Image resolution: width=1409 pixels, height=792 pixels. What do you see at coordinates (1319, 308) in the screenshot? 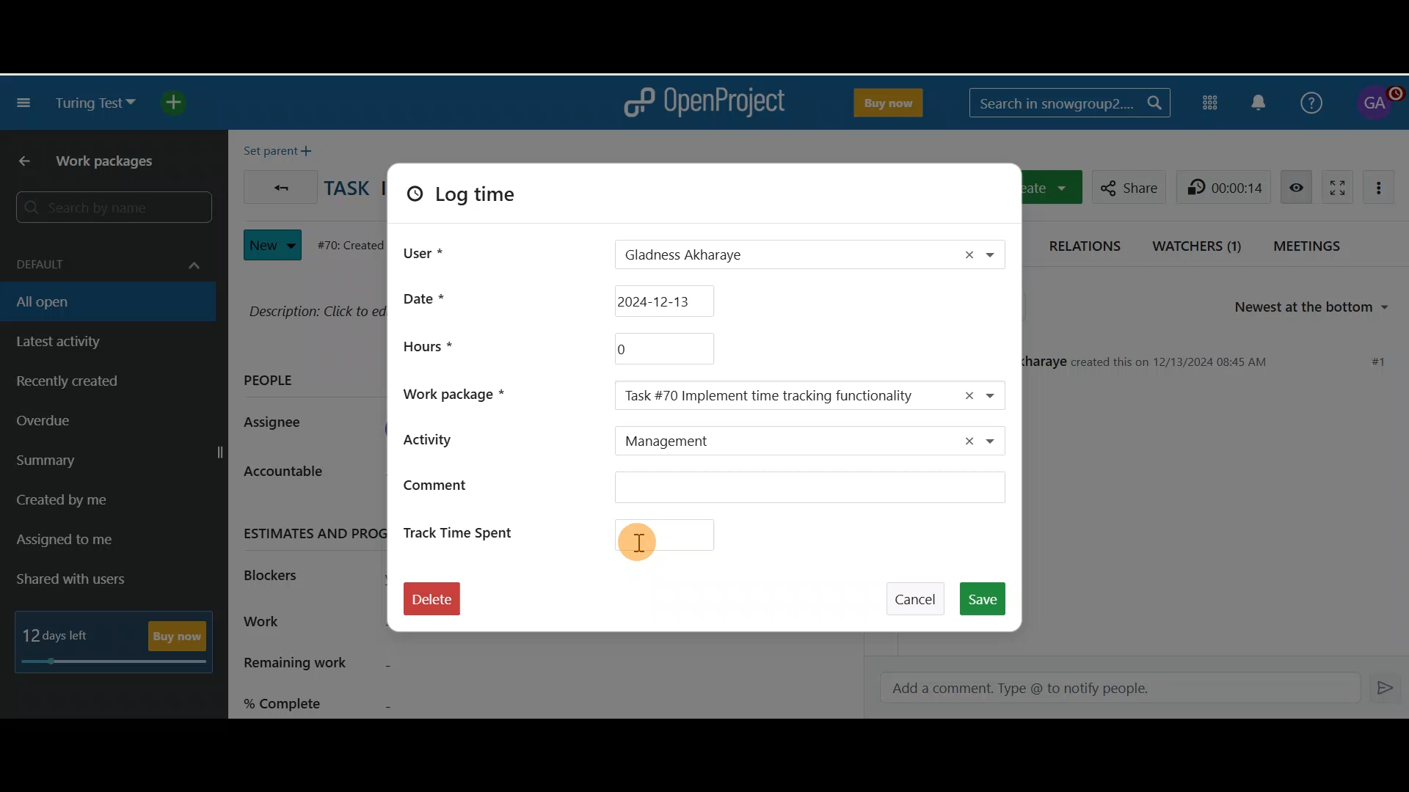
I see `Newest at the bottom` at bounding box center [1319, 308].